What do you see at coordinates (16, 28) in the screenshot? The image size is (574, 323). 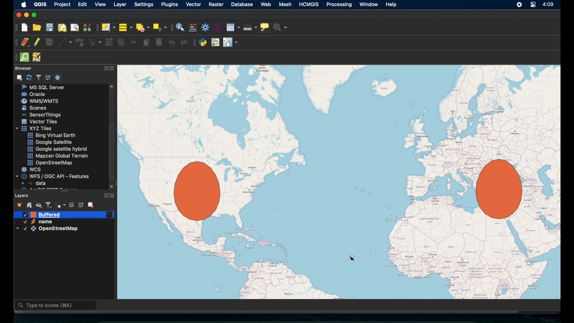 I see `project toolbar` at bounding box center [16, 28].